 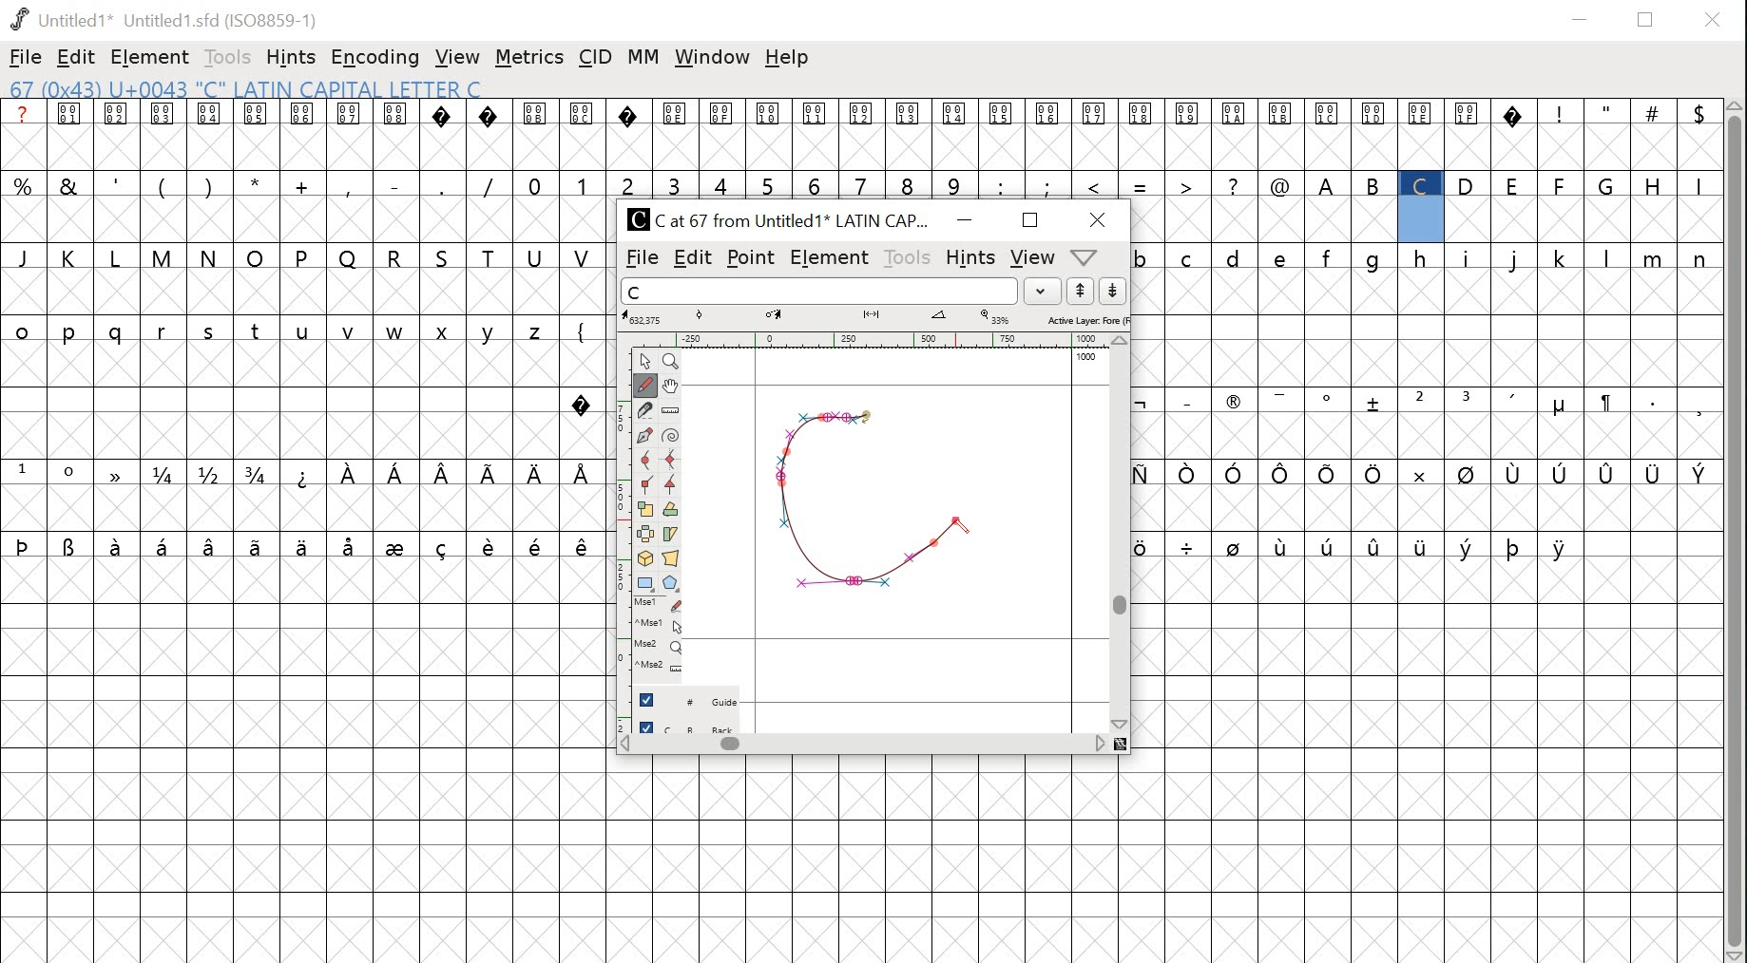 What do you see at coordinates (1121, 535) in the screenshot?
I see `scrollbar` at bounding box center [1121, 535].